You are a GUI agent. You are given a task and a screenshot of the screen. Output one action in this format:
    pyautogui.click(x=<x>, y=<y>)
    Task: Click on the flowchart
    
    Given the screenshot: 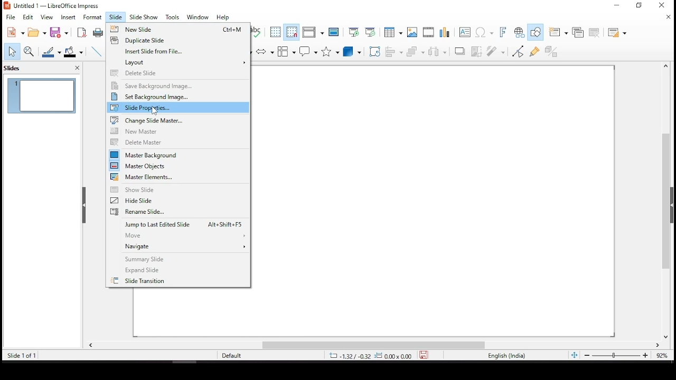 What is the action you would take?
    pyautogui.click(x=287, y=50)
    